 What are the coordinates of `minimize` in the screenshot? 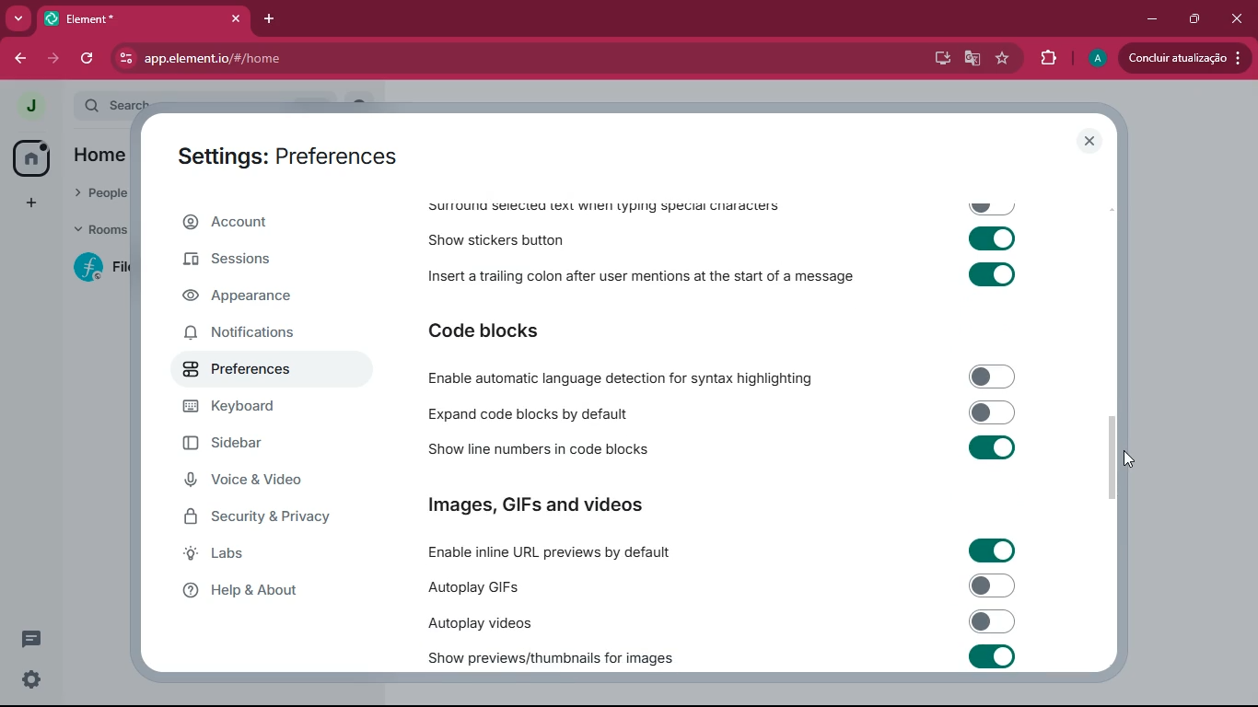 It's located at (1150, 19).